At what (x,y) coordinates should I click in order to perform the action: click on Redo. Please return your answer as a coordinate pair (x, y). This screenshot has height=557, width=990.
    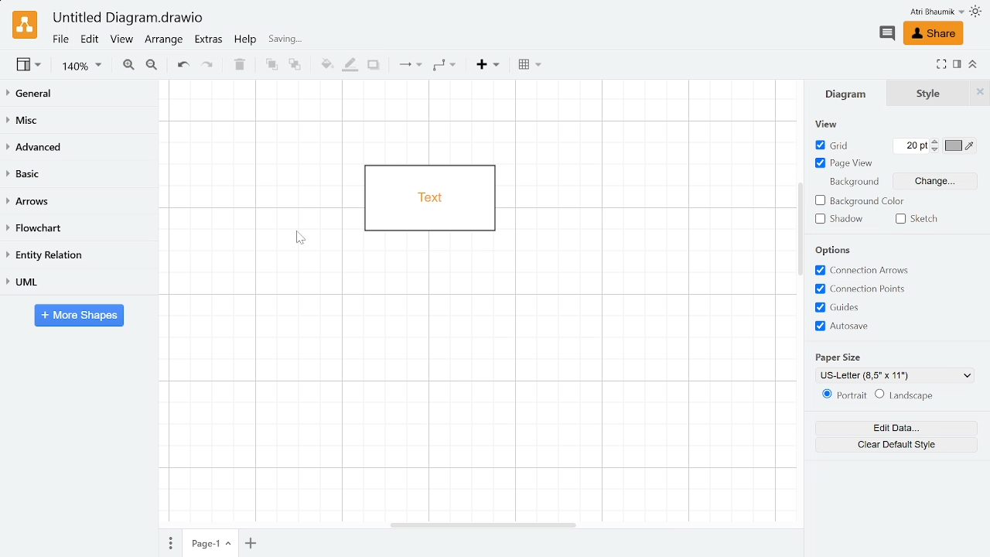
    Looking at the image, I should click on (212, 67).